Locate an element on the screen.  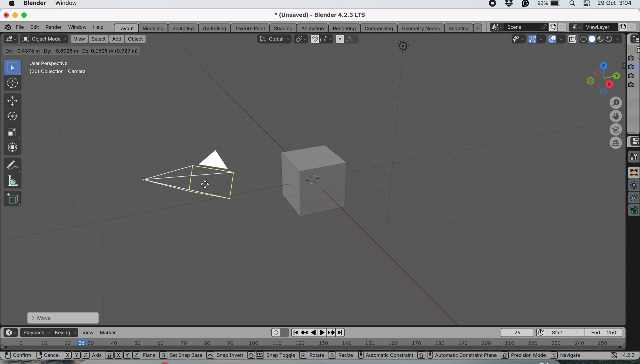
rotate is located at coordinates (12, 117).